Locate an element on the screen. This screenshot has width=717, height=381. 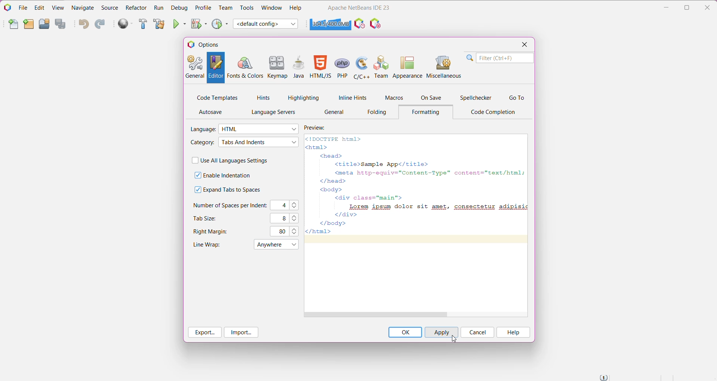
Refactor is located at coordinates (136, 7).